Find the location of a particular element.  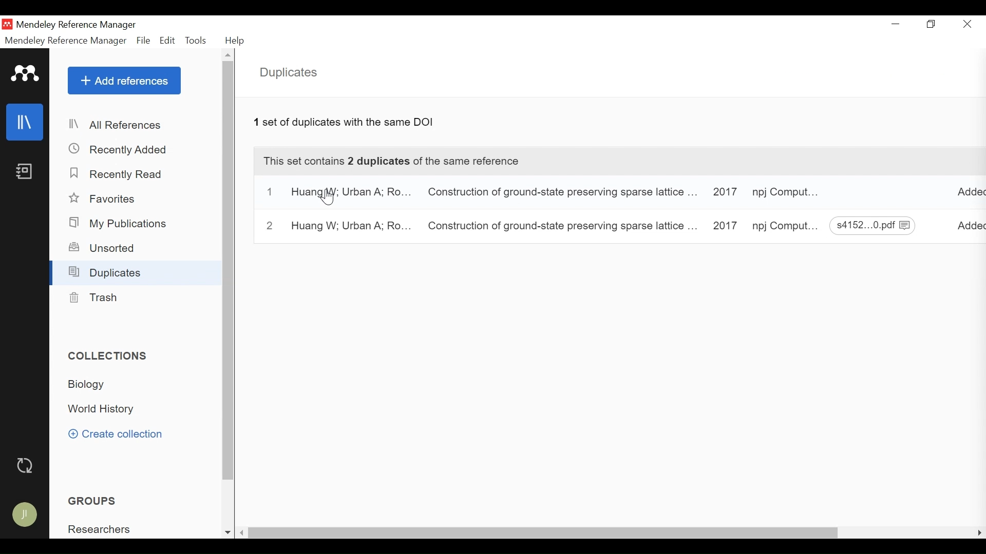

Create Collection is located at coordinates (115, 435).